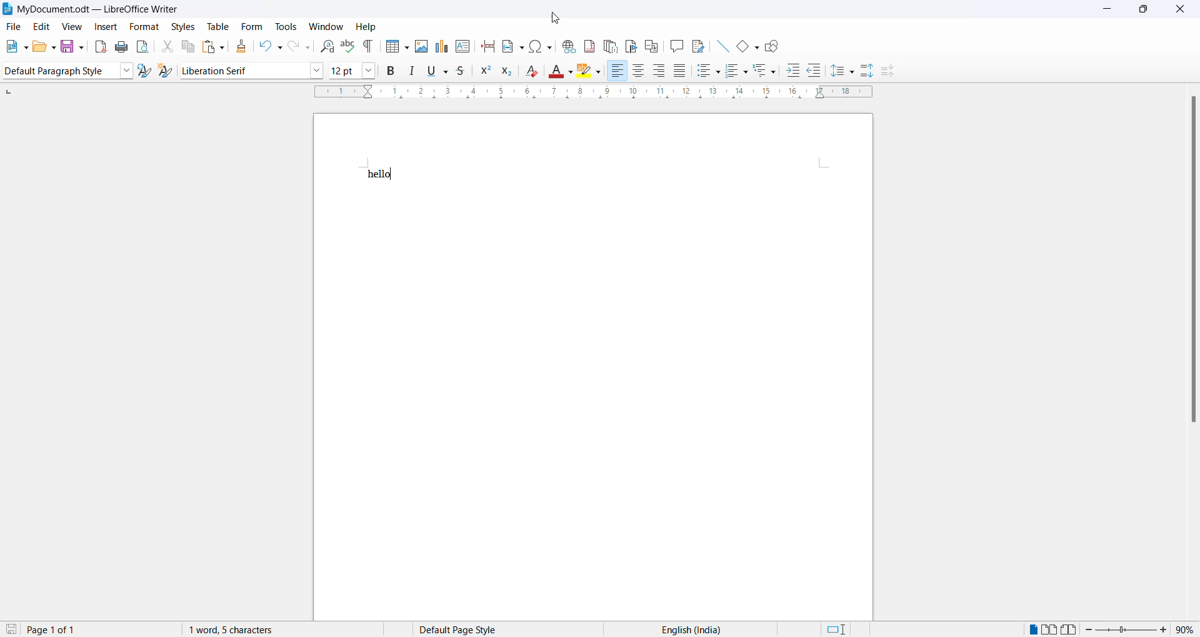  Describe the element at coordinates (511, 47) in the screenshot. I see `Insert field` at that location.